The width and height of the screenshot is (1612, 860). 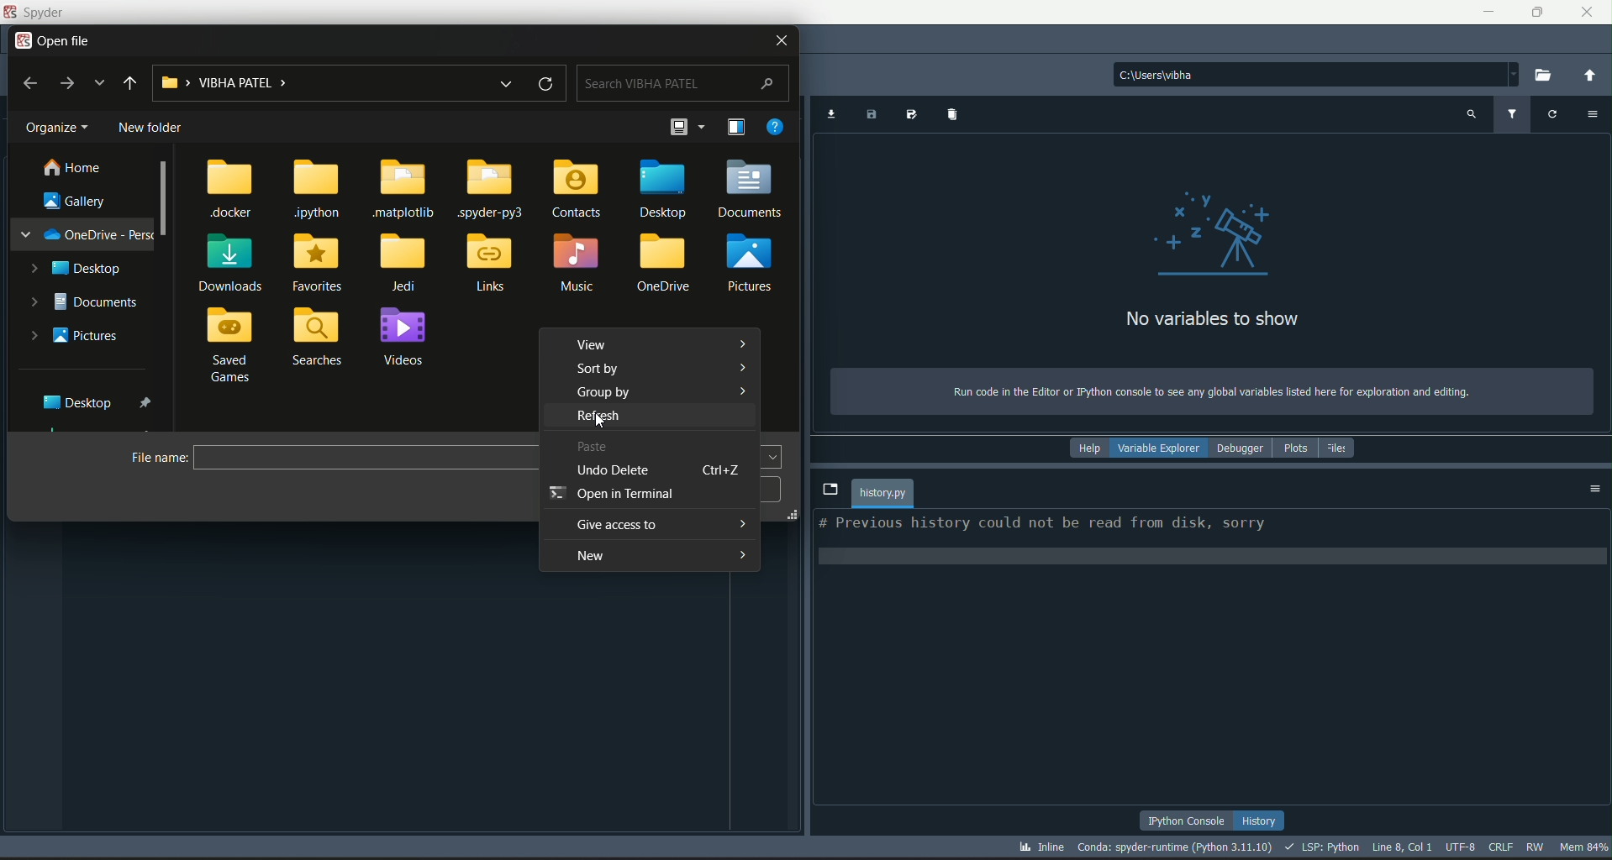 I want to click on minimize/maximize, so click(x=1534, y=13).